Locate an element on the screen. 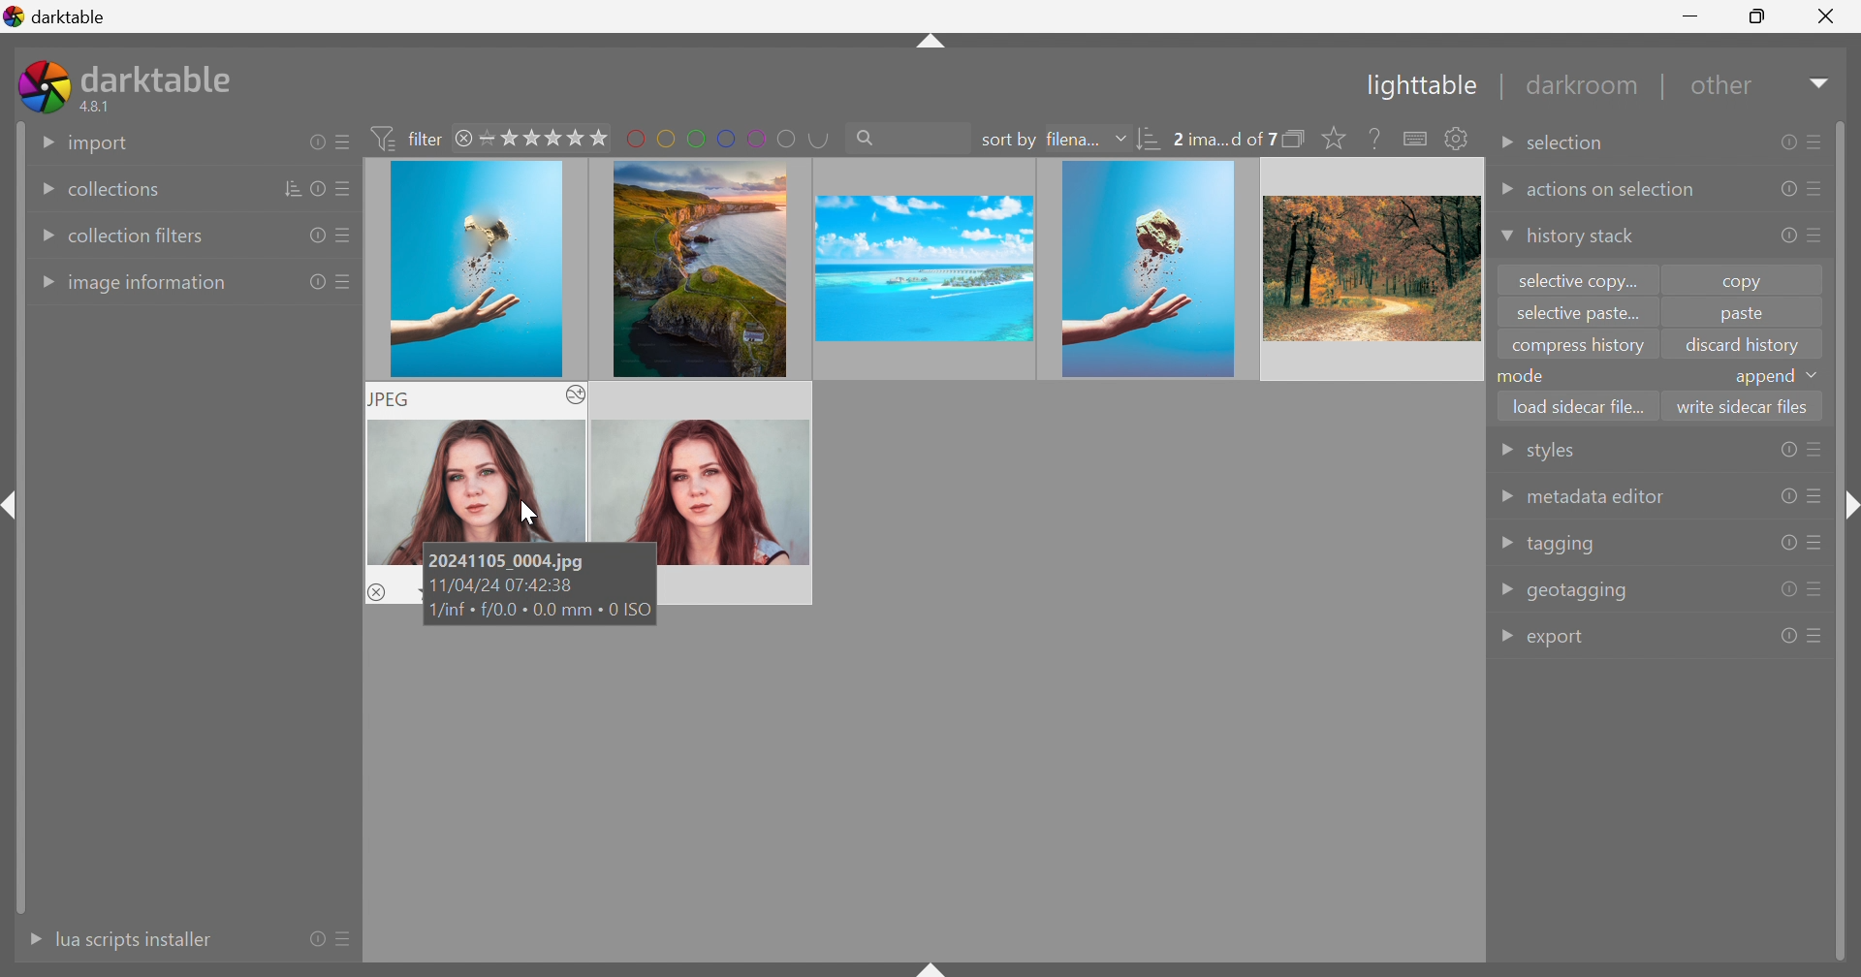  import is located at coordinates (100, 144).